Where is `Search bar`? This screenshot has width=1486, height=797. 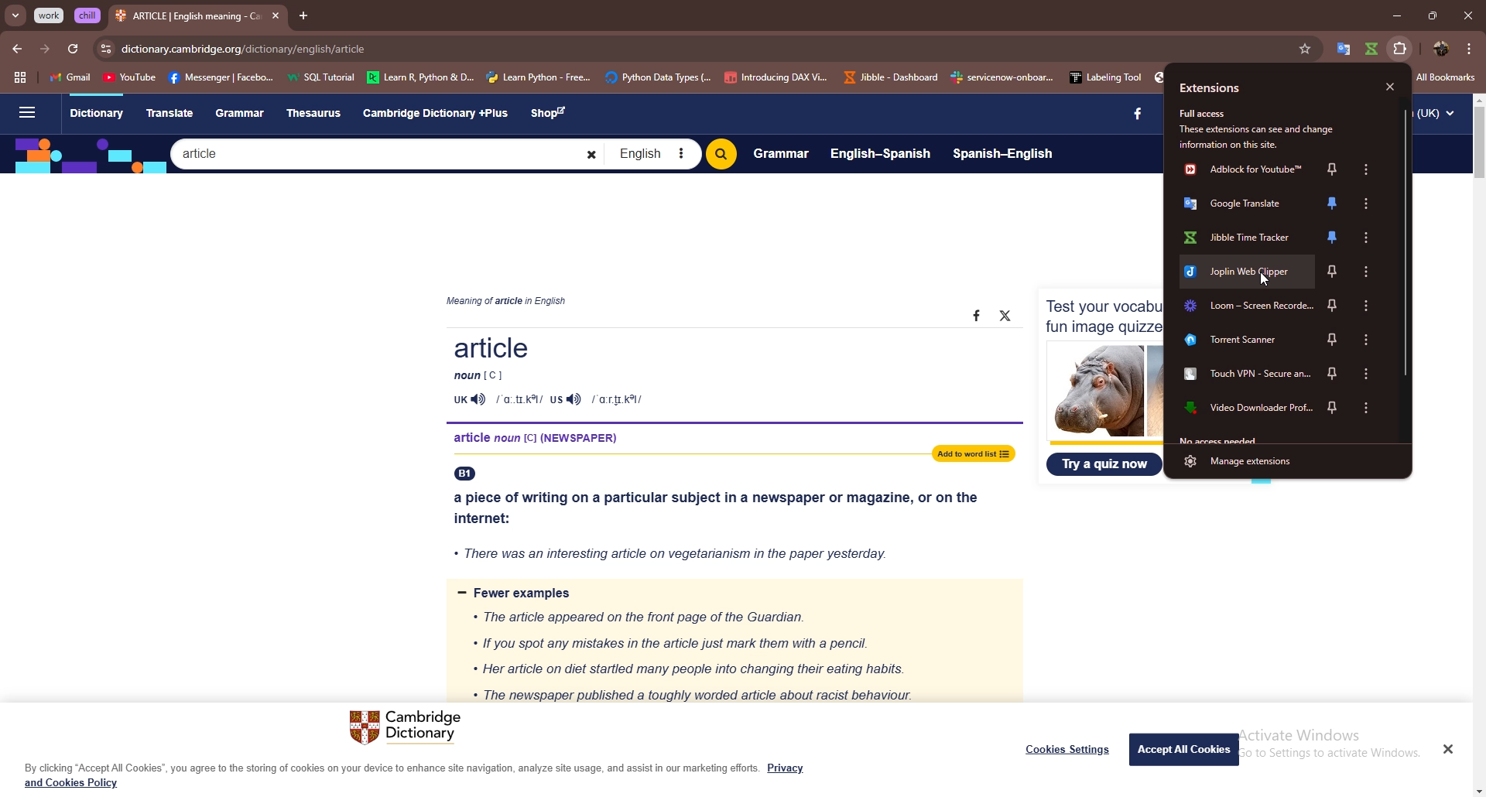
Search bar is located at coordinates (387, 153).